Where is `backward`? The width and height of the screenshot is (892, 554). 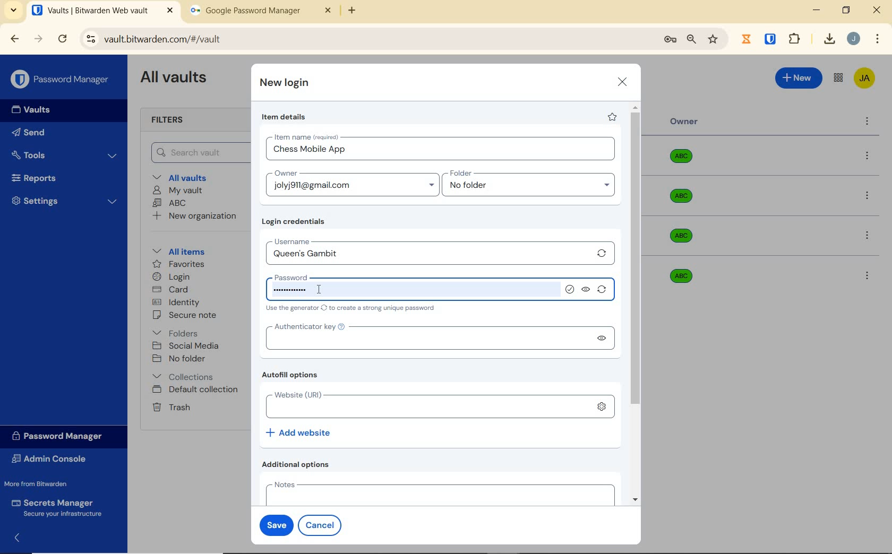 backward is located at coordinates (14, 39).